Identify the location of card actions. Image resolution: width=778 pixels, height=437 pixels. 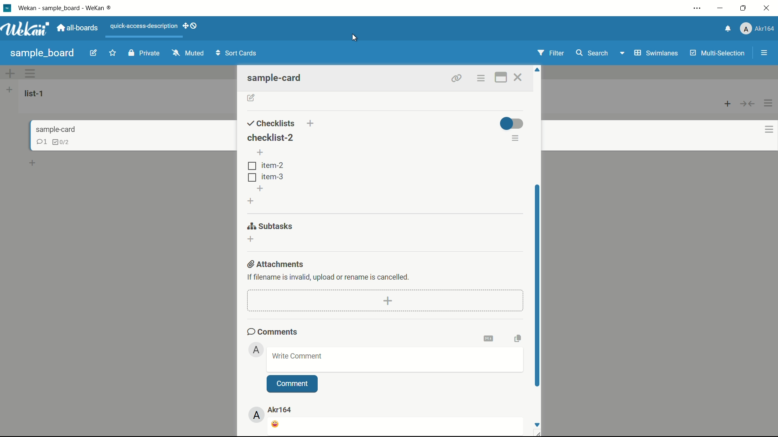
(763, 130).